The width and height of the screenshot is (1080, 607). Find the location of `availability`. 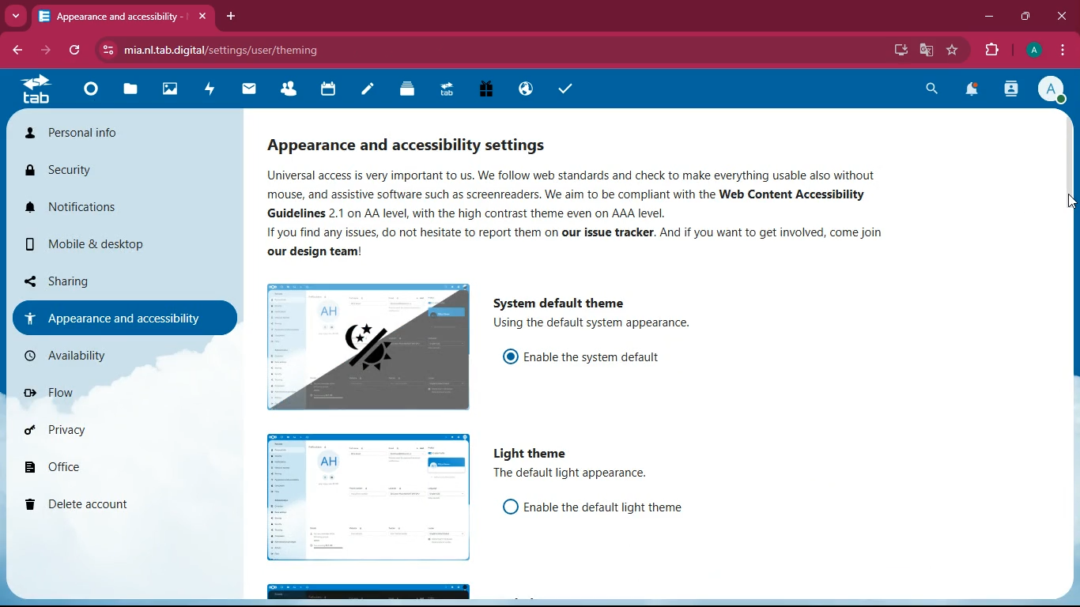

availability is located at coordinates (108, 360).